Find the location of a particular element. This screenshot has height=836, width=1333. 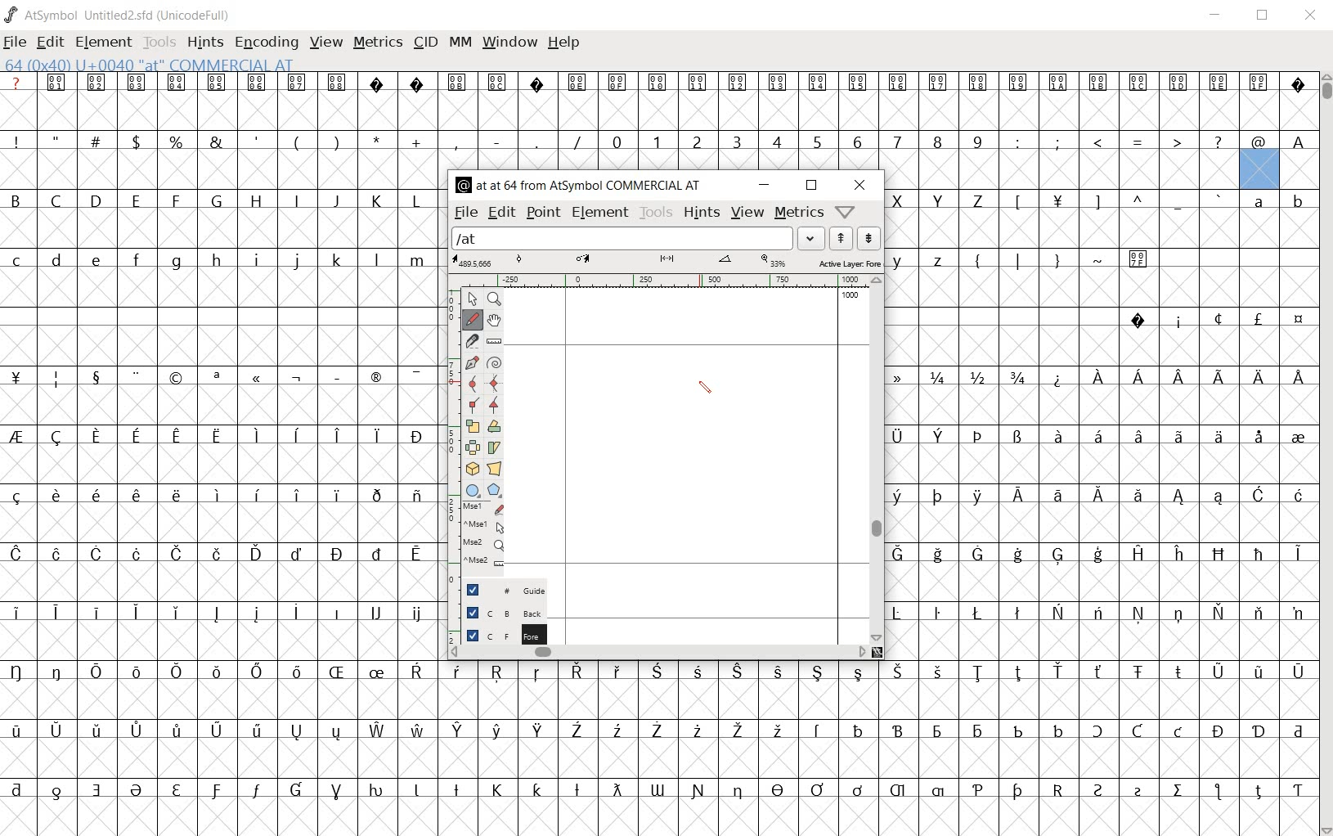

CID is located at coordinates (423, 42).